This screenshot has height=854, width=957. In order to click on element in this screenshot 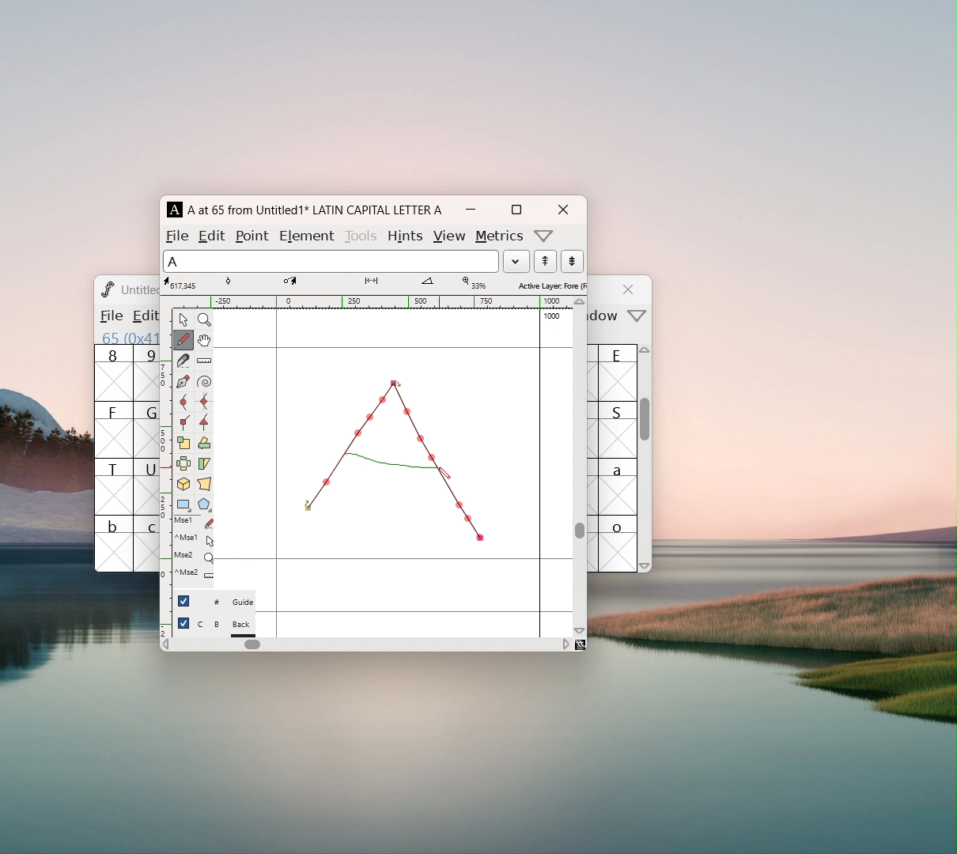, I will do `click(306, 234)`.